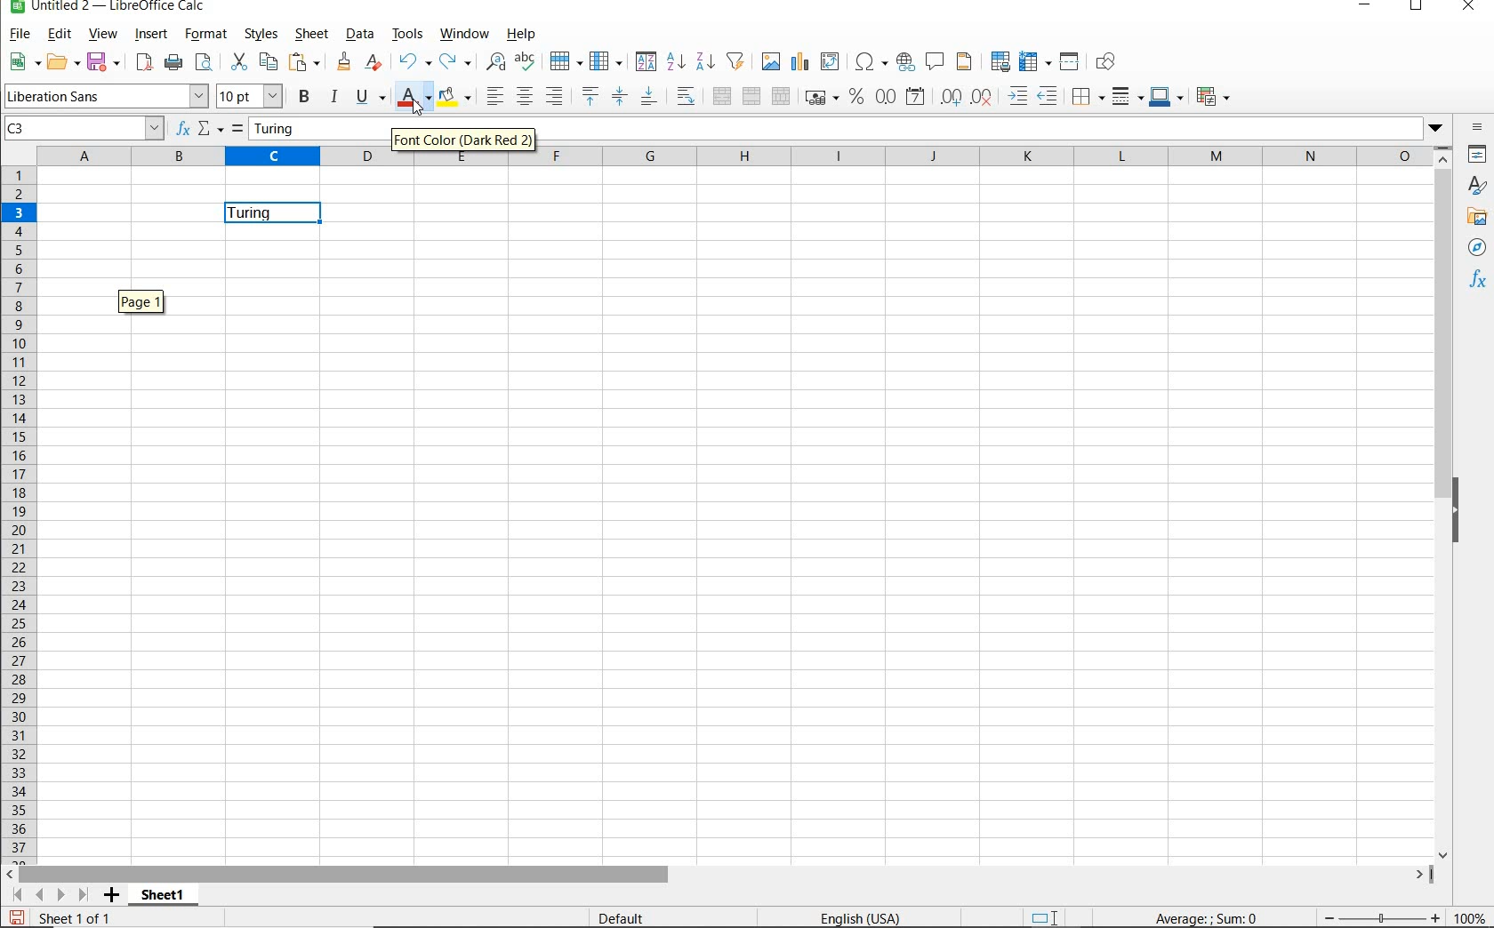 The height and width of the screenshot is (928, 1494). I want to click on EXPORT DIRECTLY AS PDF, so click(144, 62).